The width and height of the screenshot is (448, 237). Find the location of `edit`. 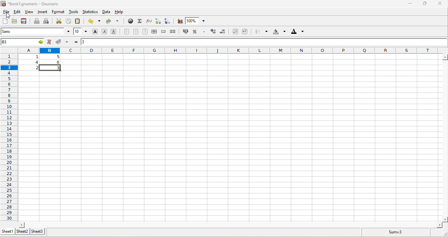

edit is located at coordinates (17, 12).